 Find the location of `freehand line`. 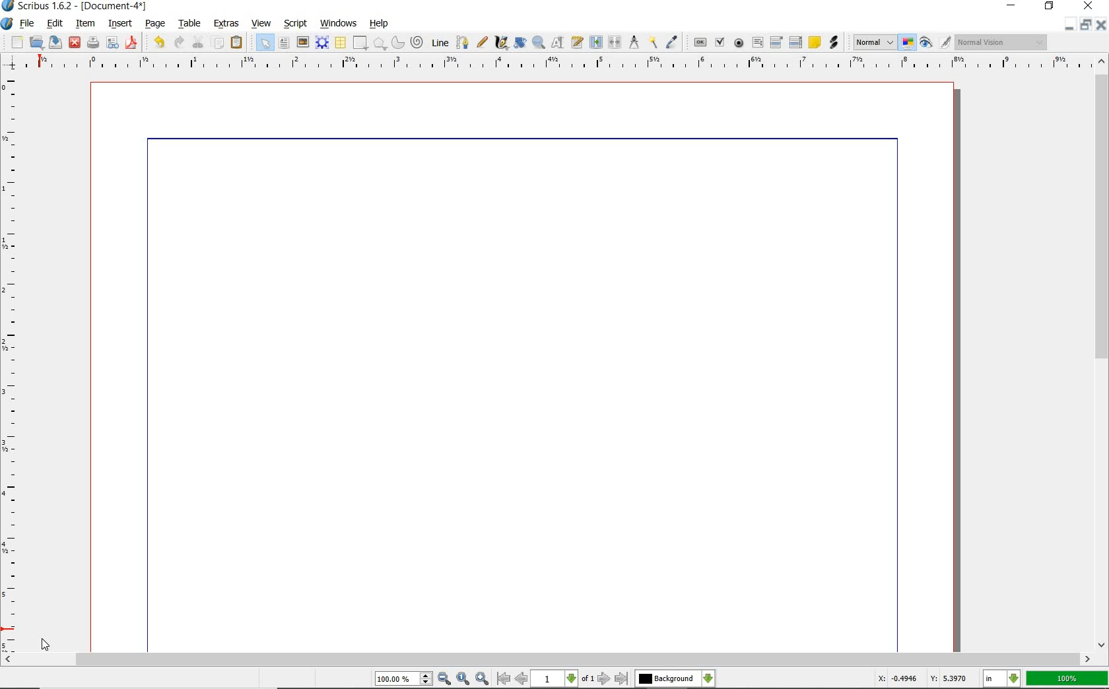

freehand line is located at coordinates (480, 43).